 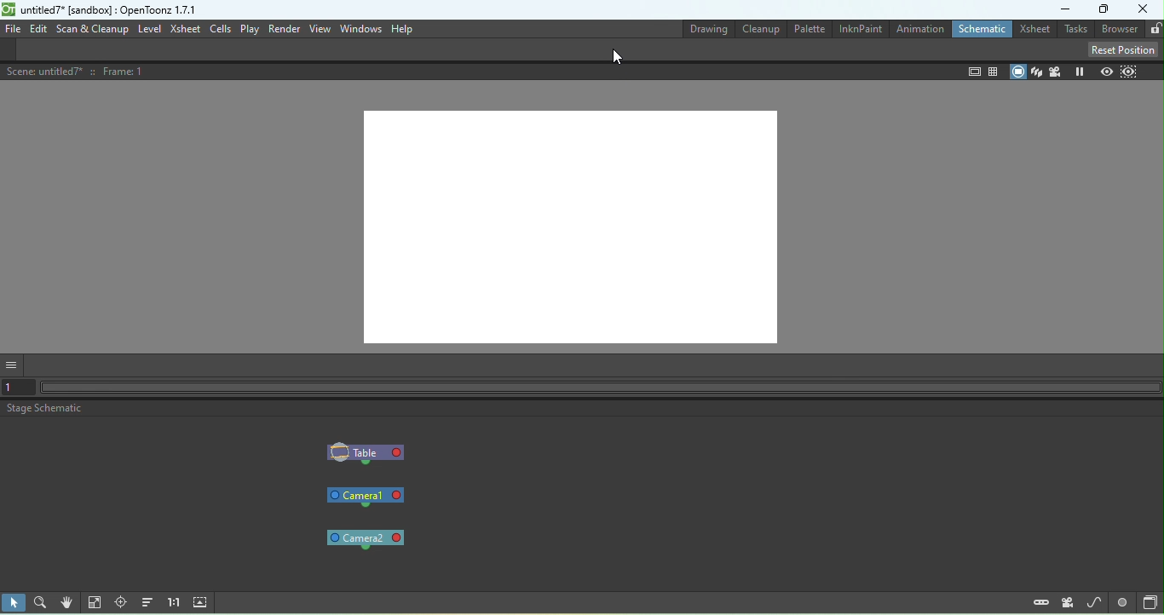 I want to click on Palette, so click(x=809, y=29).